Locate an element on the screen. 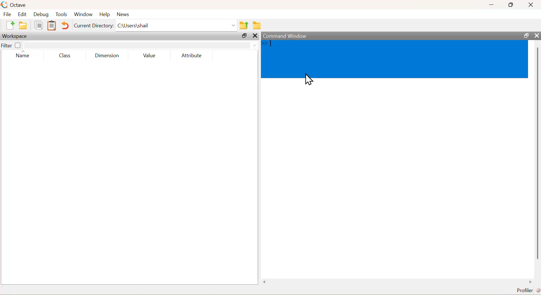 This screenshot has height=295, width=541. Value is located at coordinates (150, 55).